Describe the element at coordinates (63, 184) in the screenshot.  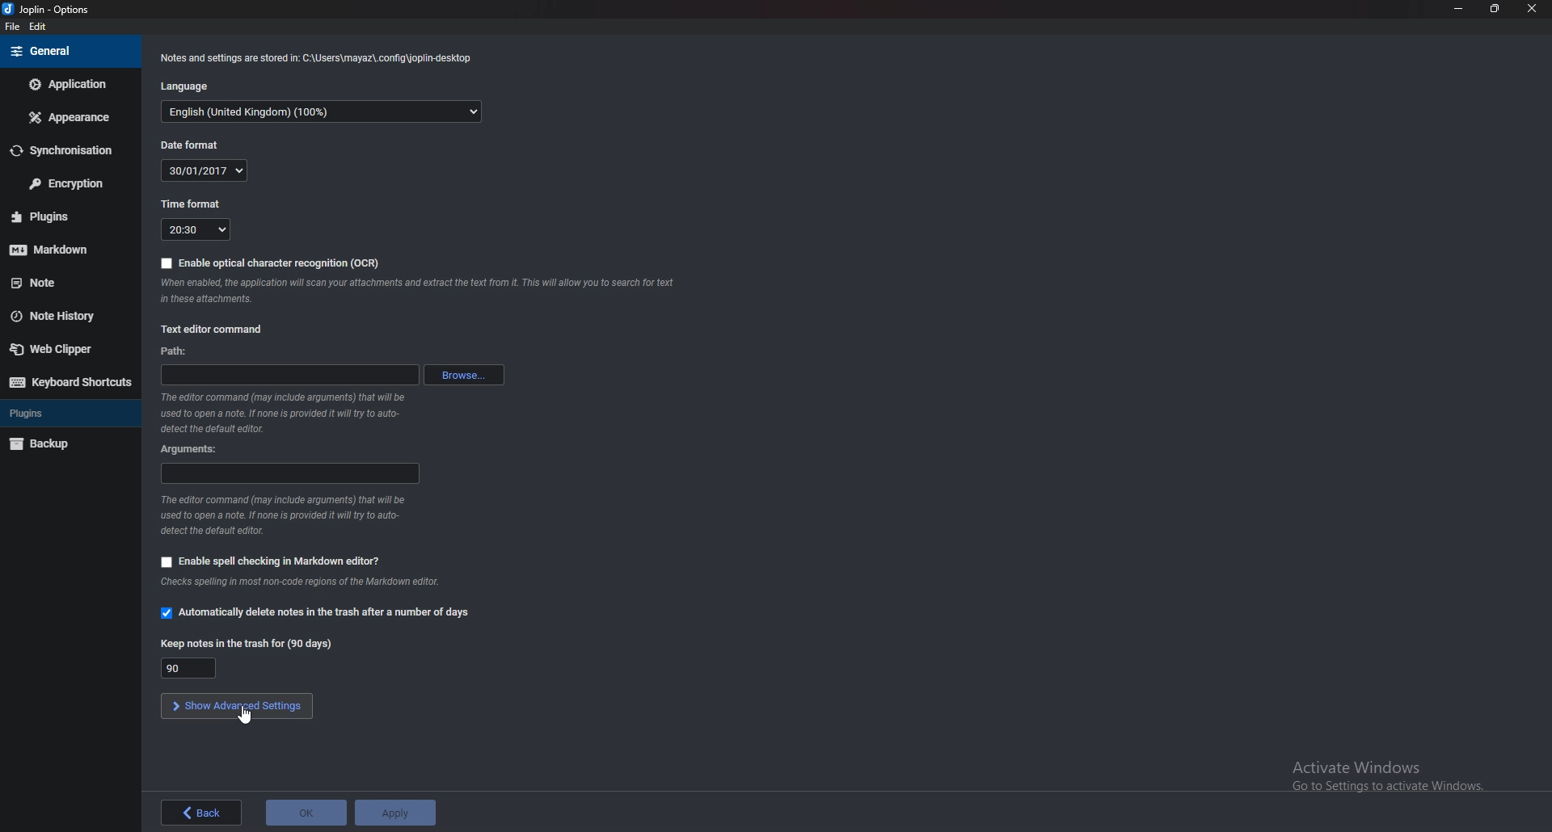
I see `Encryption` at that location.